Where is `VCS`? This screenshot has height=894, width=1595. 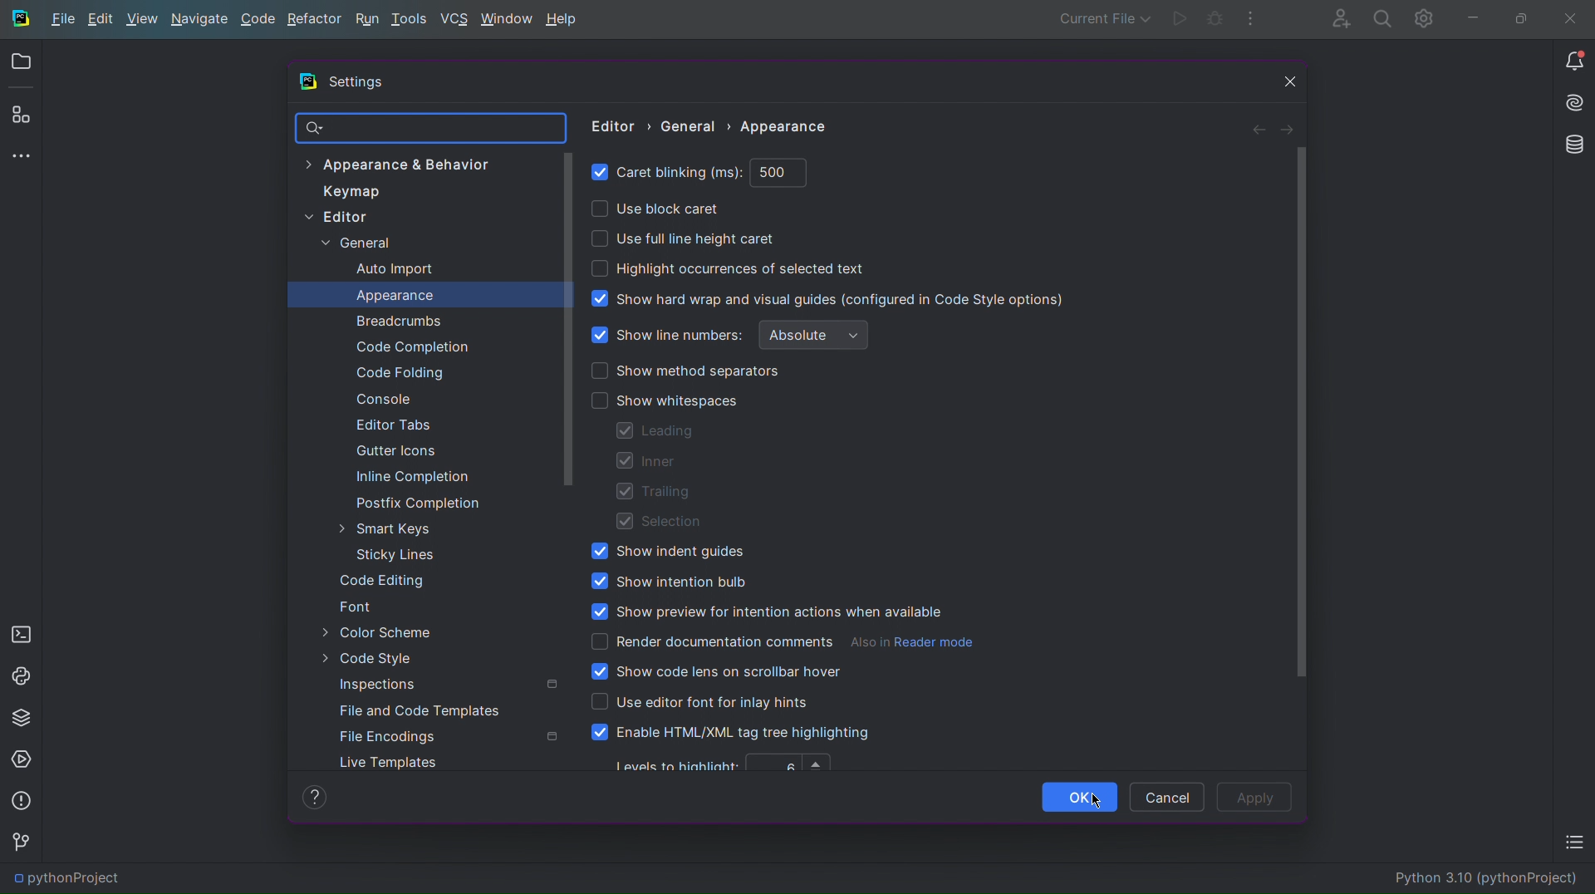 VCS is located at coordinates (455, 19).